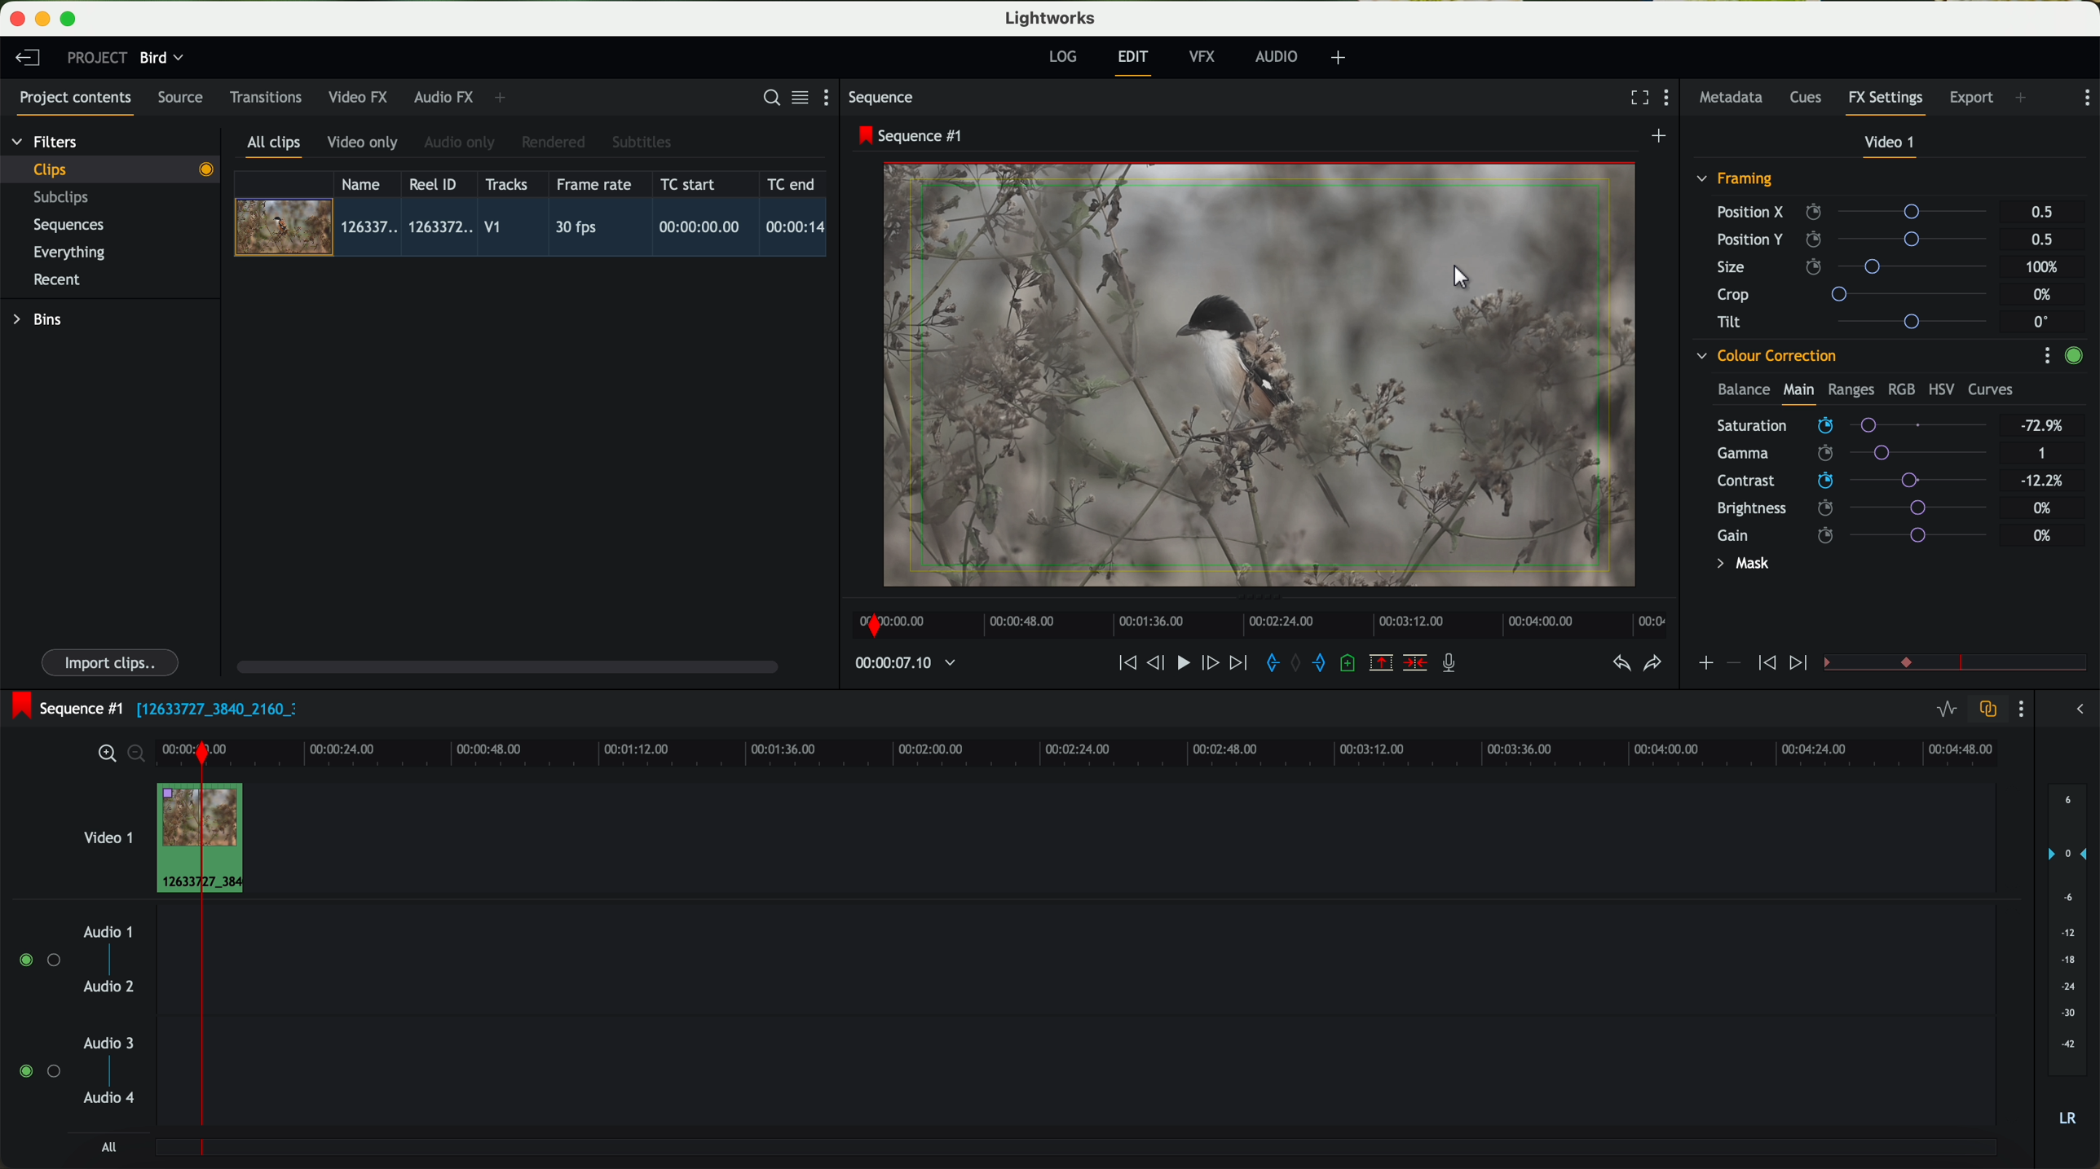 This screenshot has height=1169, width=2100. I want to click on curves, so click(1991, 390).